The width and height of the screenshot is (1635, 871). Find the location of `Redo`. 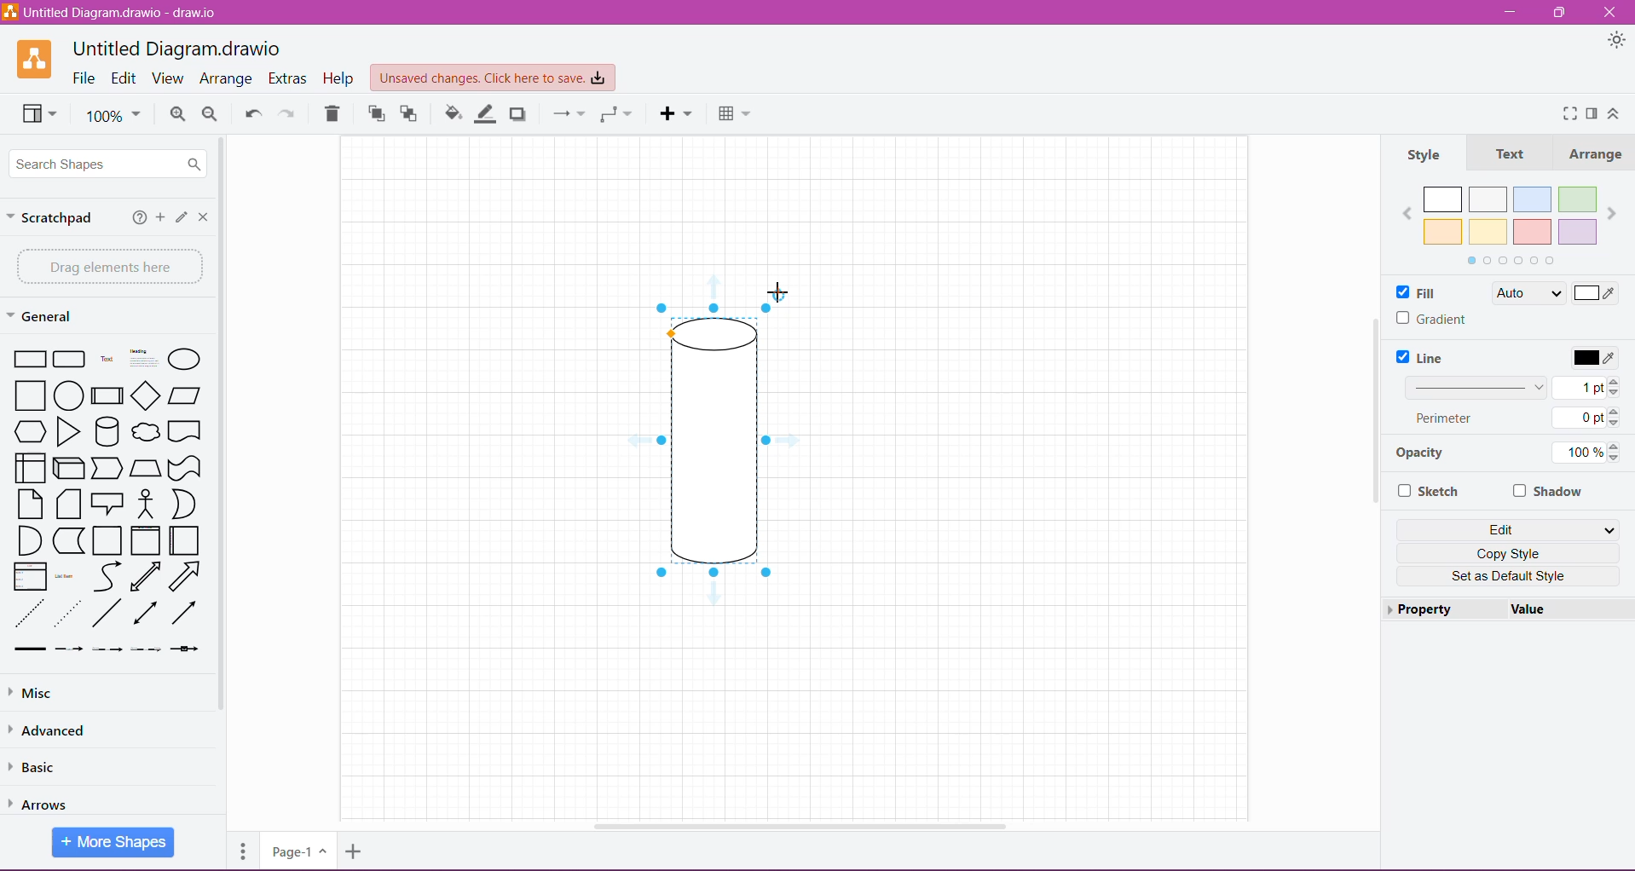

Redo is located at coordinates (290, 114).